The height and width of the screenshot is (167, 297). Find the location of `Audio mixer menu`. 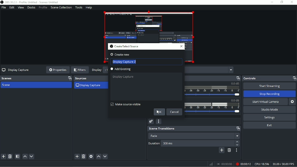

Audio mixer menu is located at coordinates (158, 121).